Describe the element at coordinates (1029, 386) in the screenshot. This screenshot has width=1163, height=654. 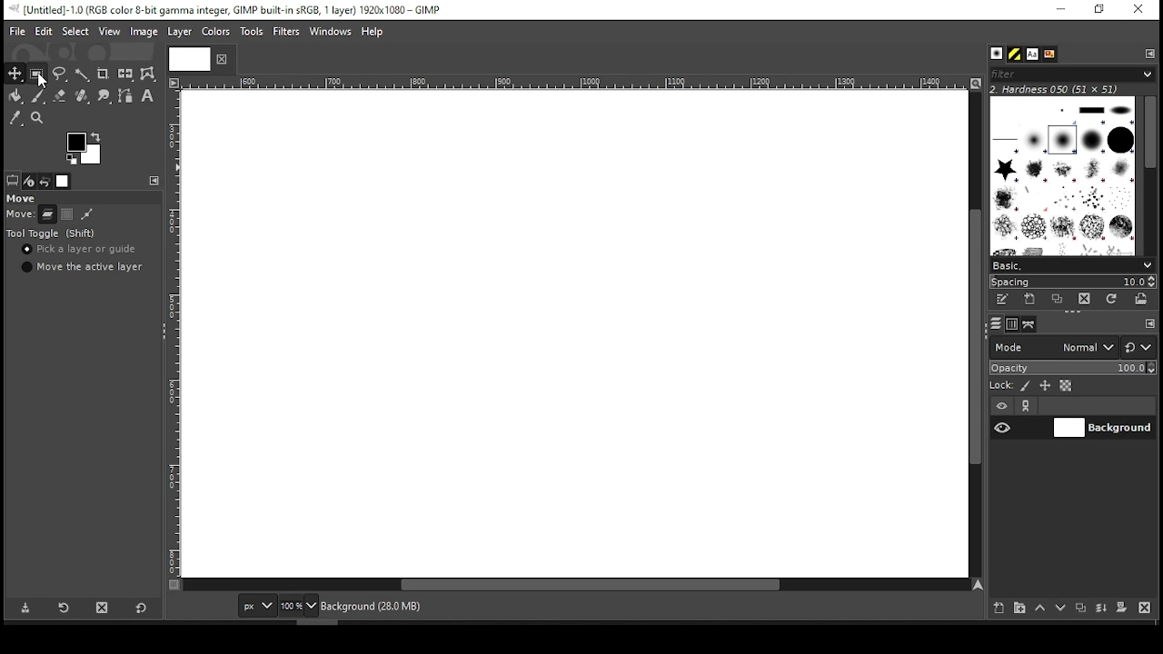
I see `lock pixels` at that location.